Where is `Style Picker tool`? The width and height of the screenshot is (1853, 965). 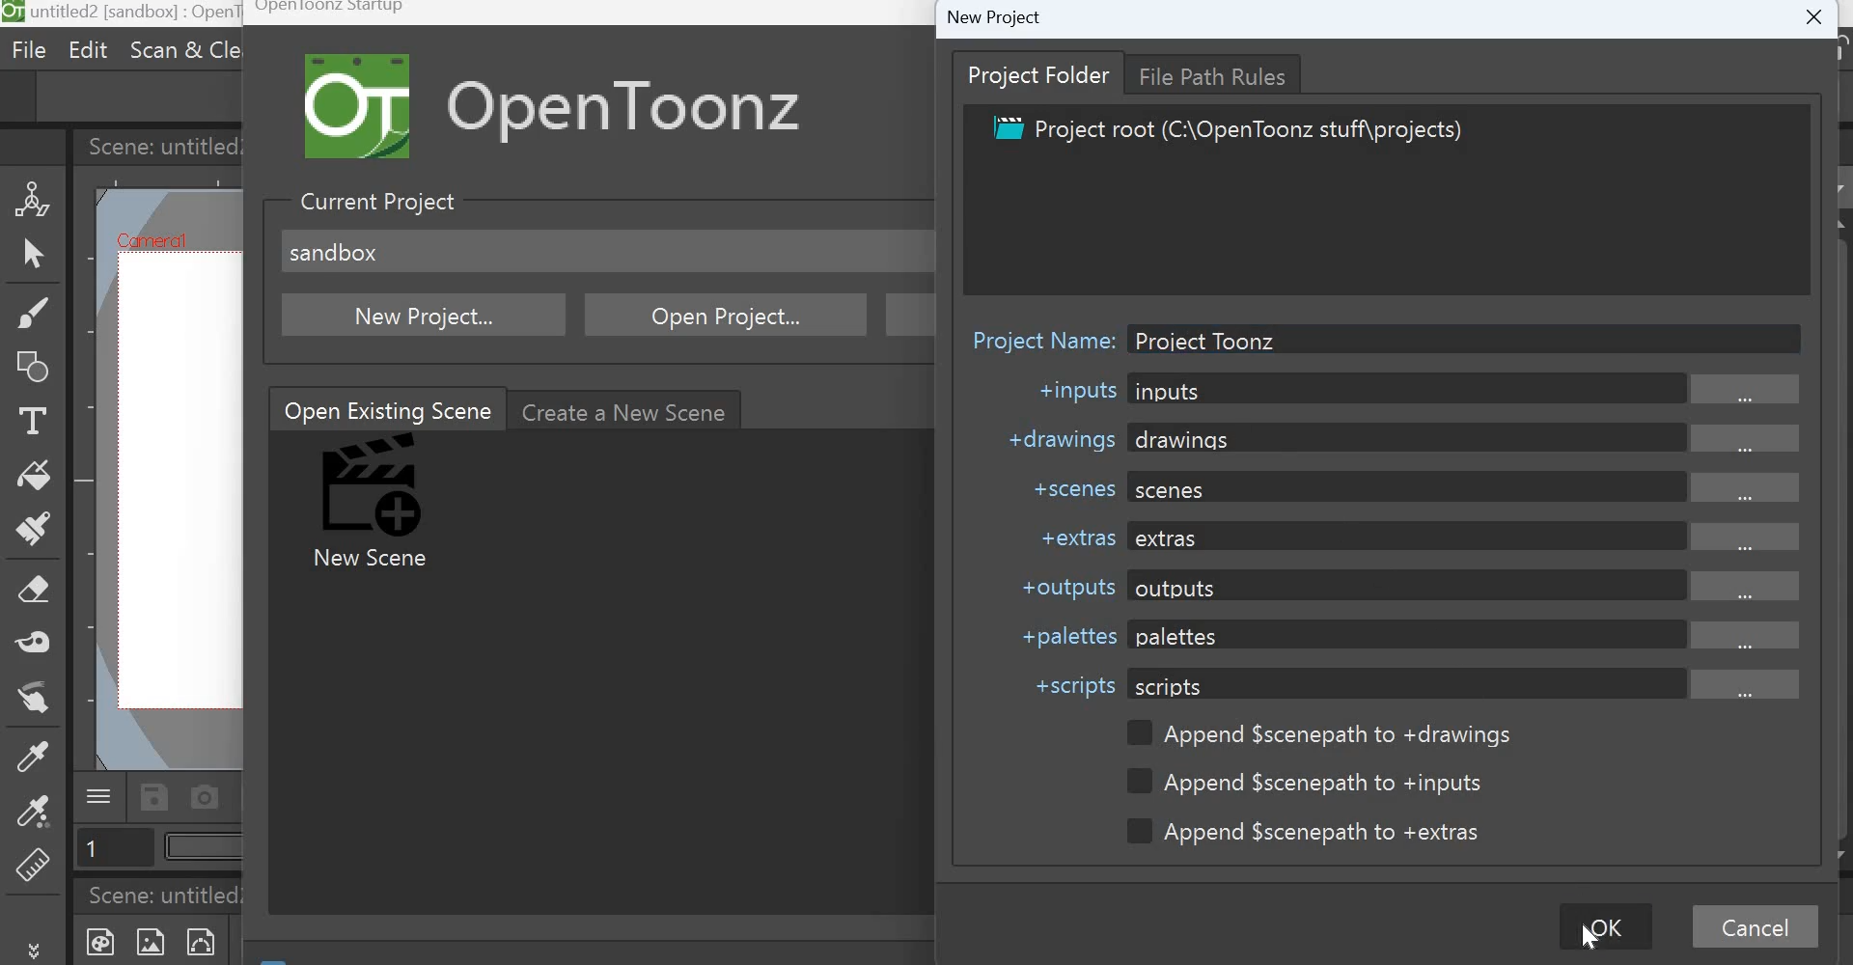
Style Picker tool is located at coordinates (30, 762).